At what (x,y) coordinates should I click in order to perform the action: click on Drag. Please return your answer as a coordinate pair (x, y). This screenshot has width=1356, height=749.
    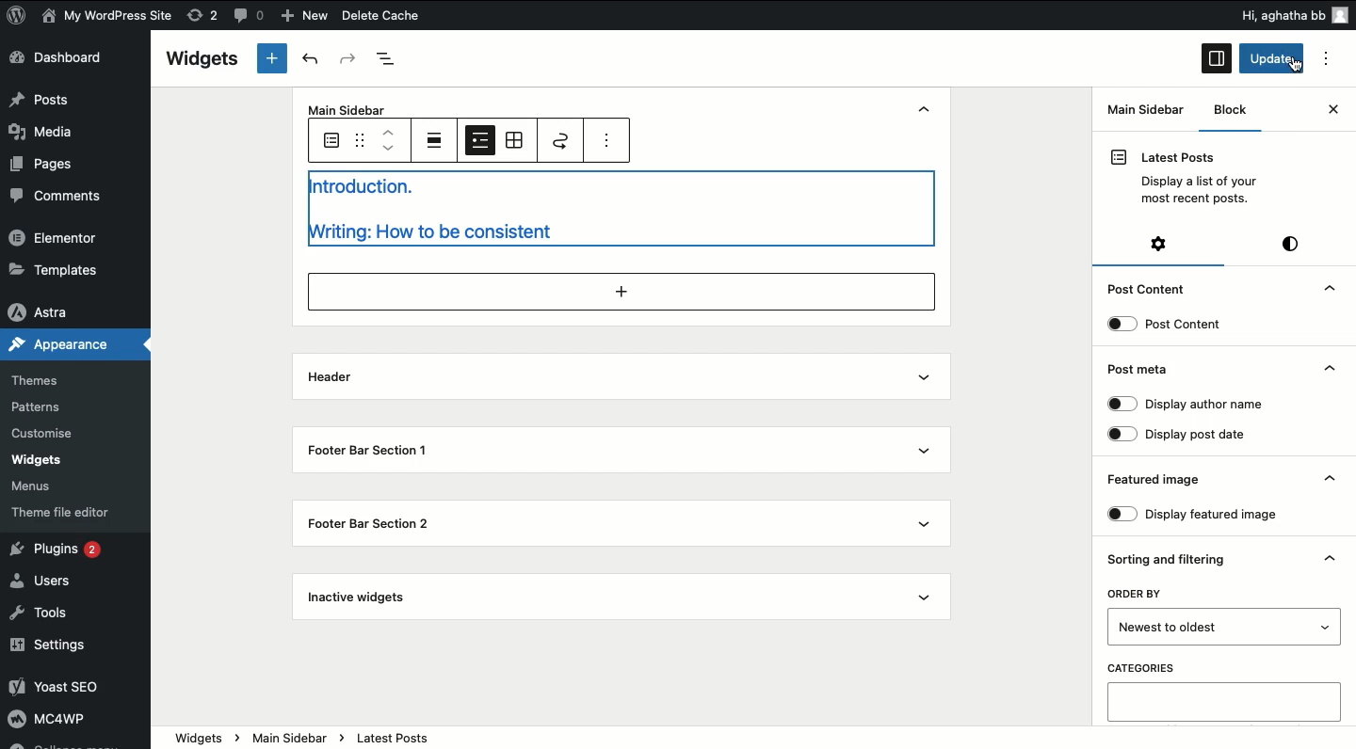
    Looking at the image, I should click on (361, 139).